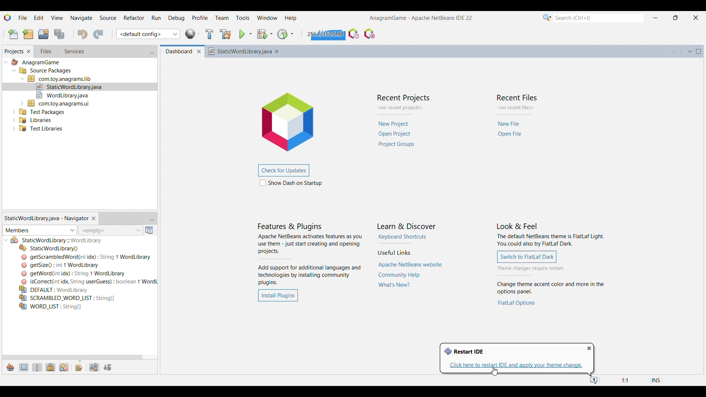  Describe the element at coordinates (57, 289) in the screenshot. I see `` at that location.